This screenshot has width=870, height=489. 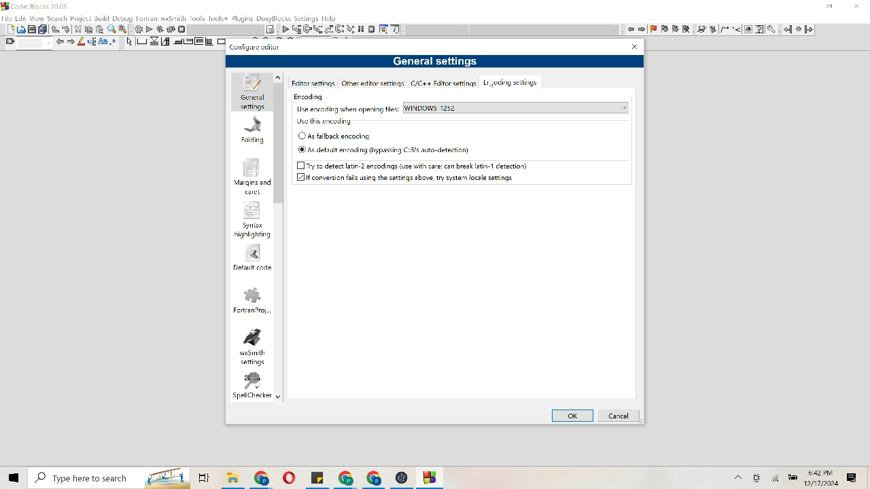 I want to click on Camera, so click(x=759, y=477).